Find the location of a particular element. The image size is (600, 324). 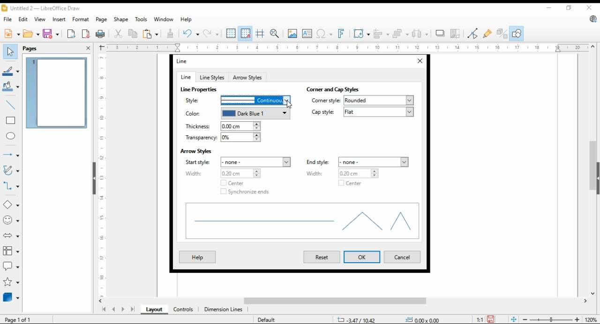

close pane is located at coordinates (89, 48).